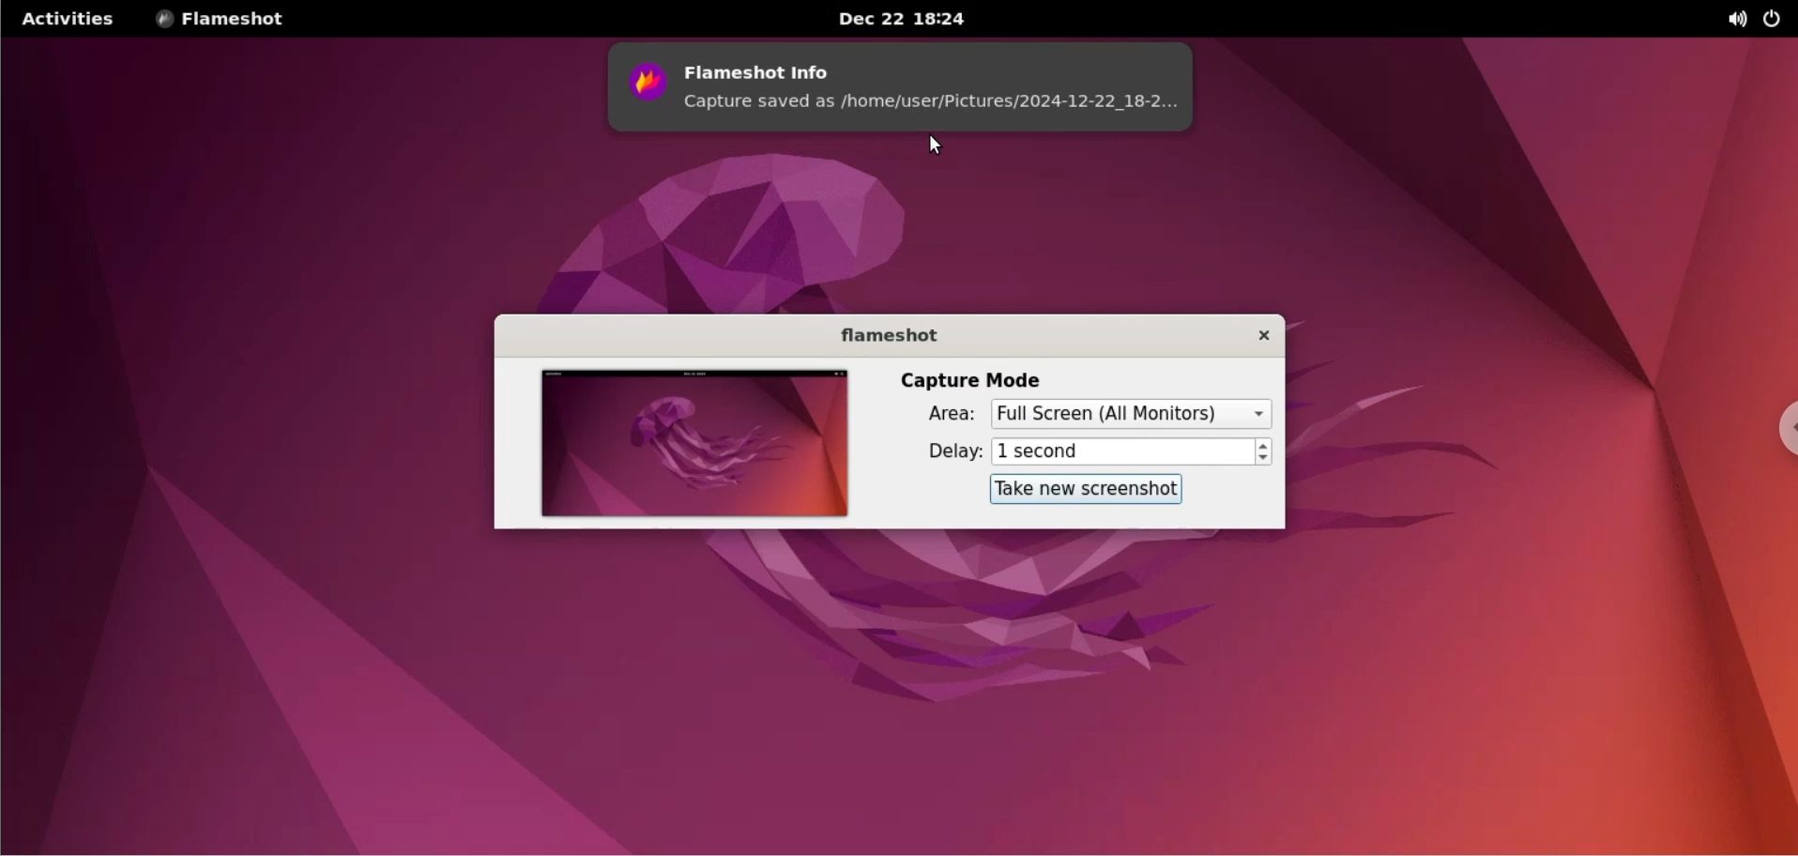 This screenshot has height=856, width=1798. I want to click on sound options, so click(1729, 20).